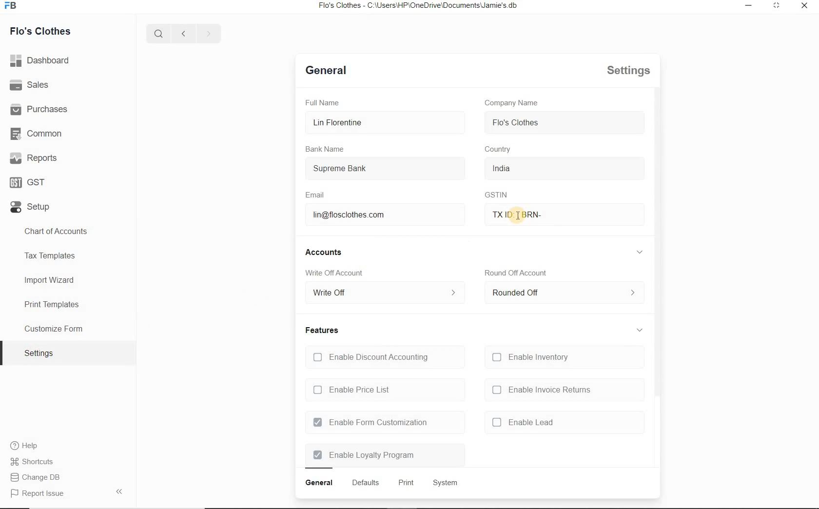 Image resolution: width=819 pixels, height=509 pixels. Describe the element at coordinates (42, 31) in the screenshot. I see `Flo's Clothes` at that location.